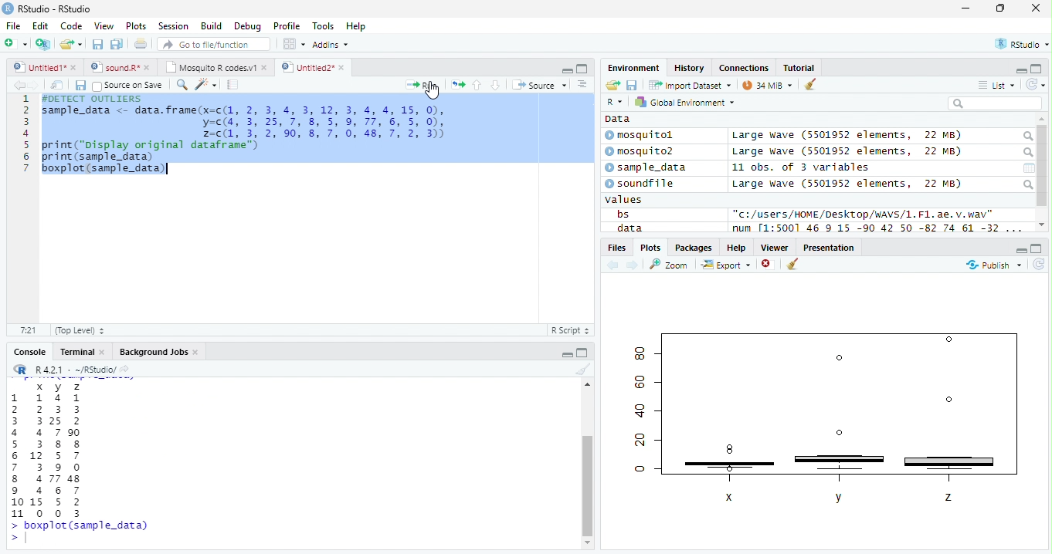 Image resolution: width=1052 pixels, height=554 pixels. What do you see at coordinates (769, 264) in the screenshot?
I see `delete file` at bounding box center [769, 264].